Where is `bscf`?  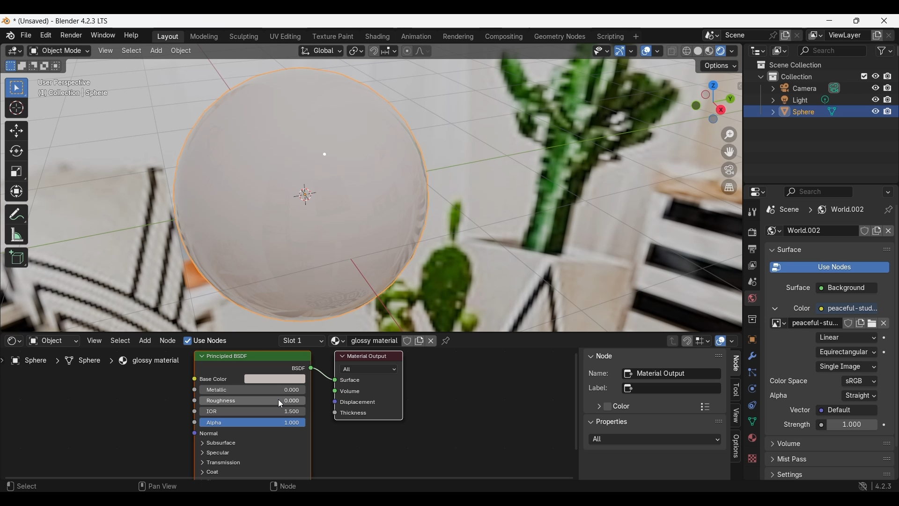
bscf is located at coordinates (296, 368).